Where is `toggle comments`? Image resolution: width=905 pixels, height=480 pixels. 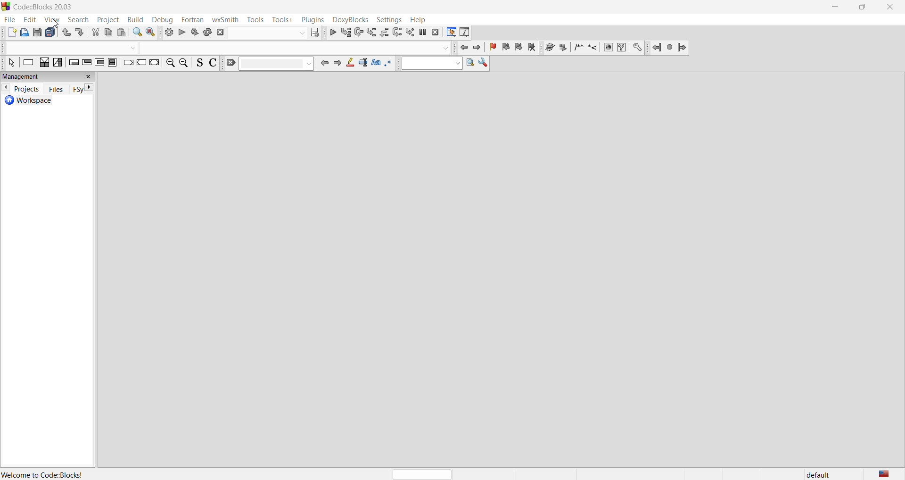
toggle comments is located at coordinates (213, 63).